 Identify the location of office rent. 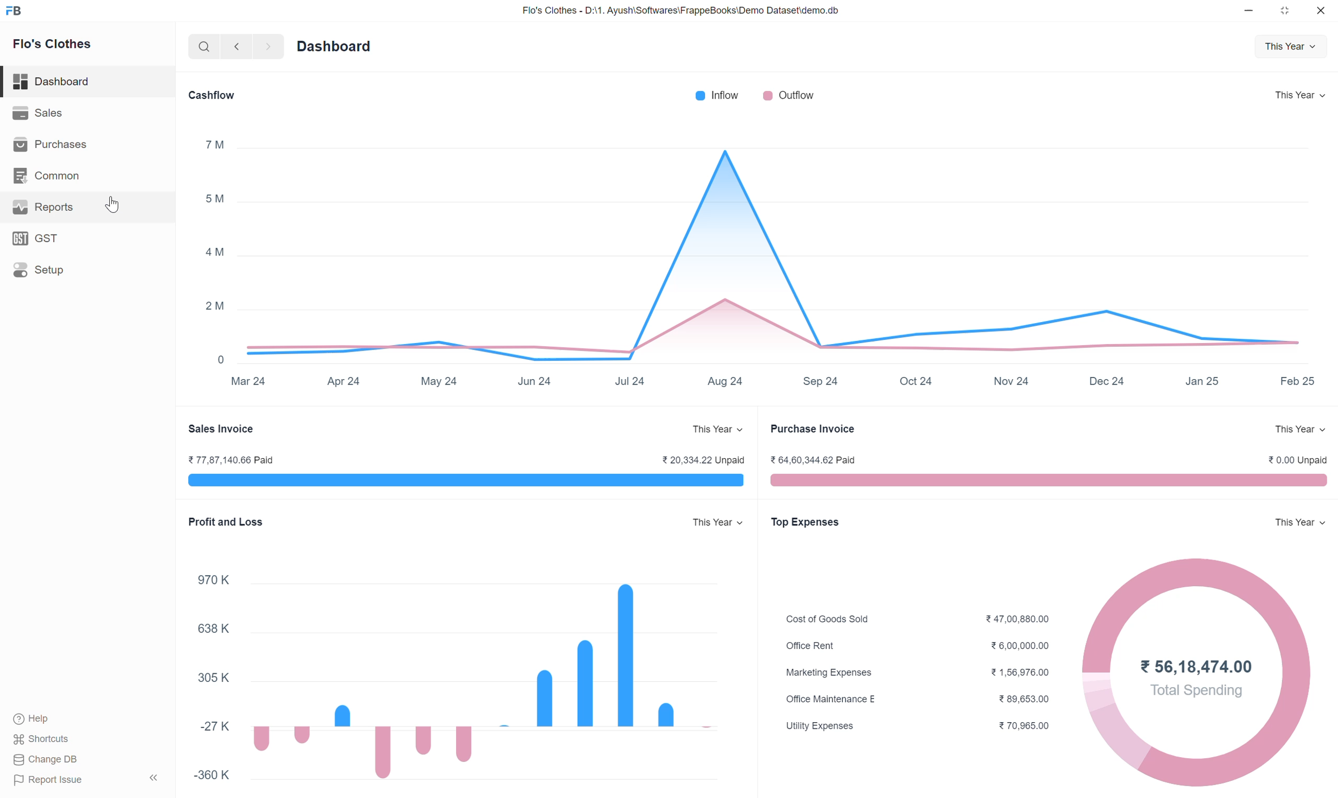
(813, 646).